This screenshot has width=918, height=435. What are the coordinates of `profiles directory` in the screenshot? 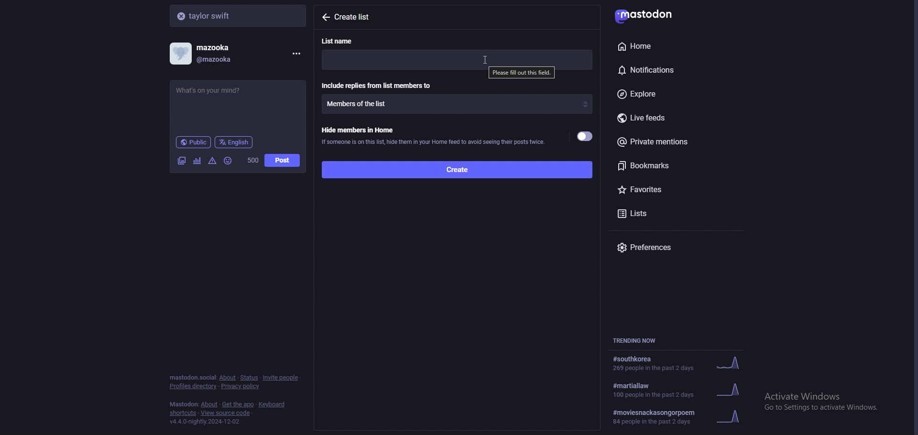 It's located at (194, 387).